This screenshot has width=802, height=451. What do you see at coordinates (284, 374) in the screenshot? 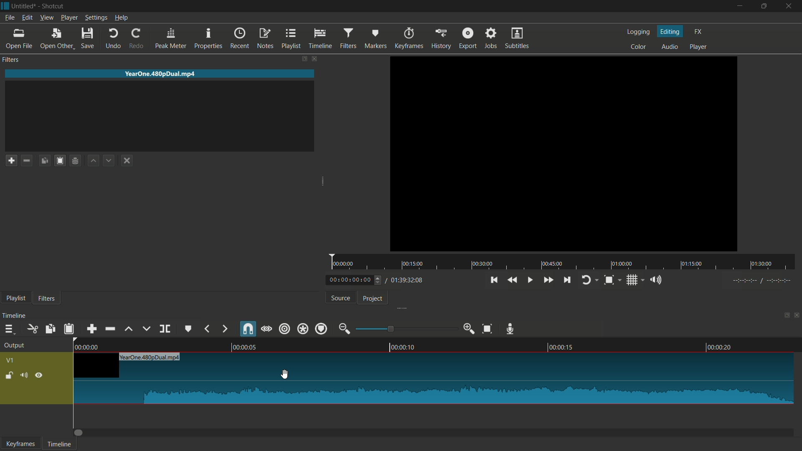
I see `cursor` at bounding box center [284, 374].